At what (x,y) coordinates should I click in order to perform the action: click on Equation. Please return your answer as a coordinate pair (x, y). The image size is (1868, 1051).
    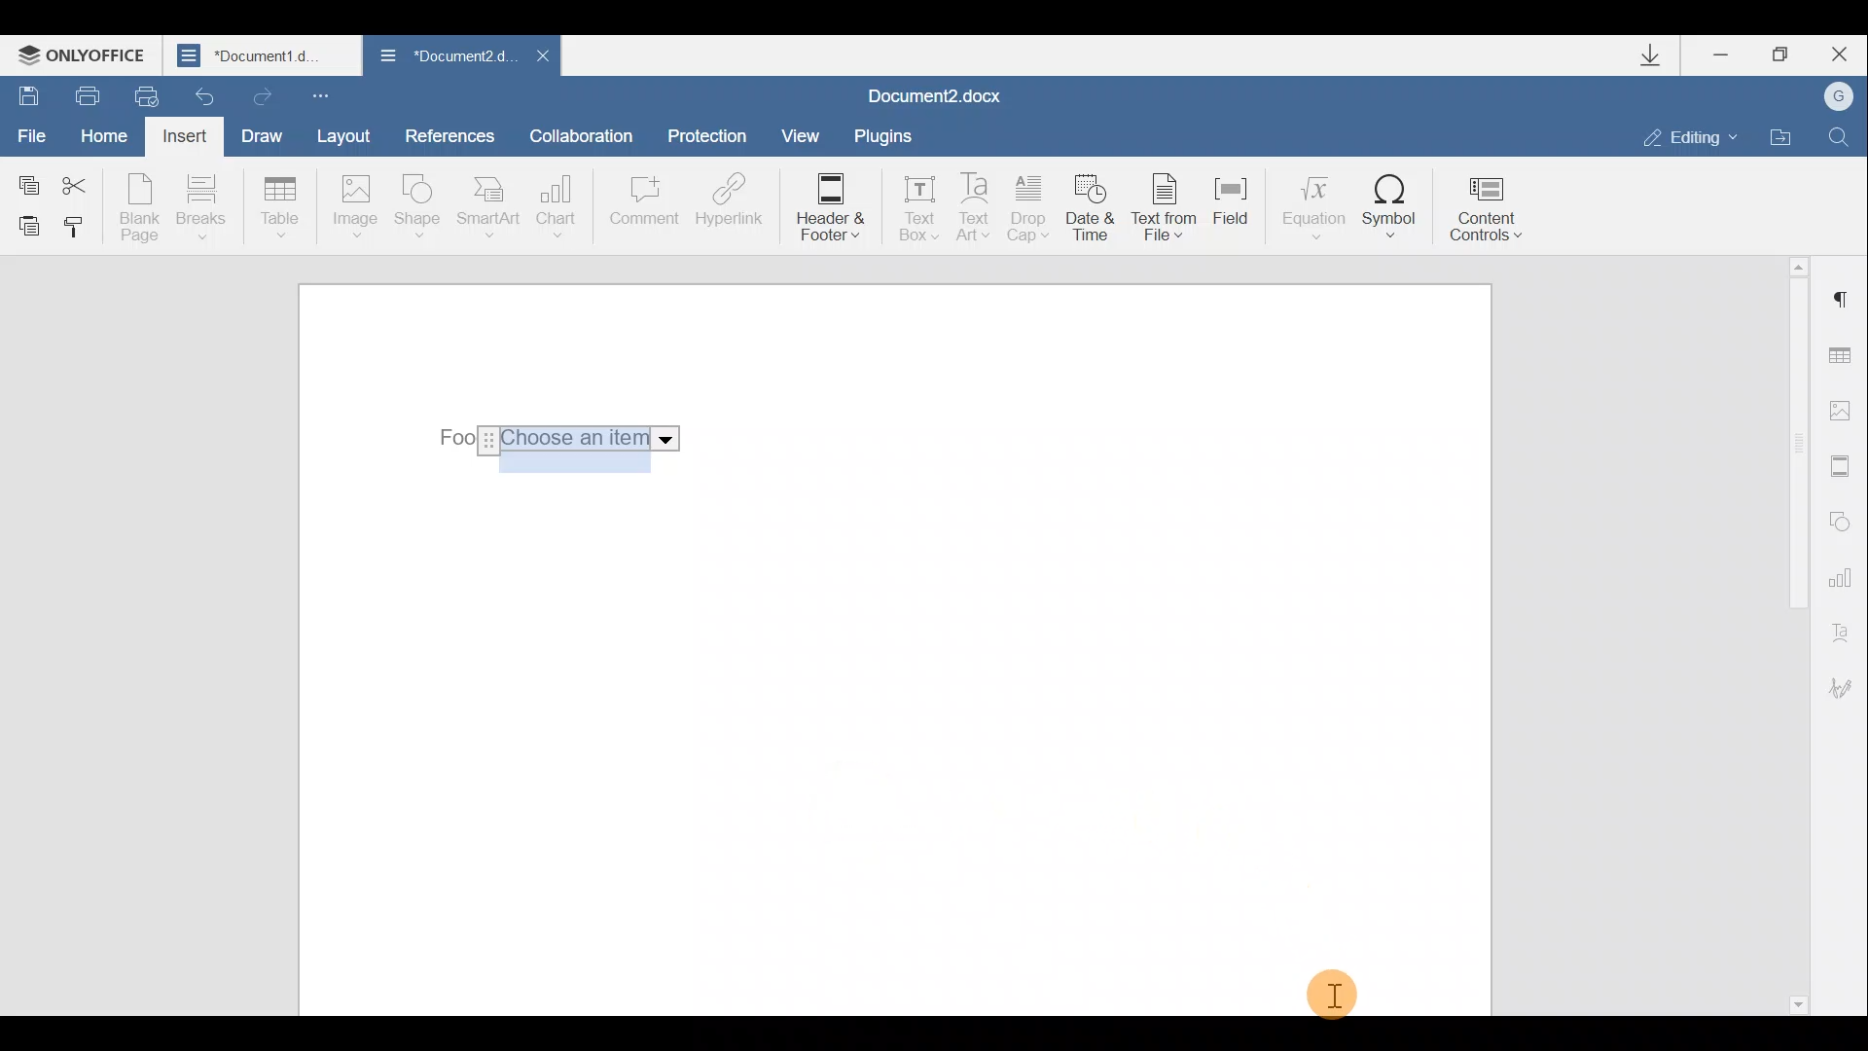
    Looking at the image, I should click on (1311, 203).